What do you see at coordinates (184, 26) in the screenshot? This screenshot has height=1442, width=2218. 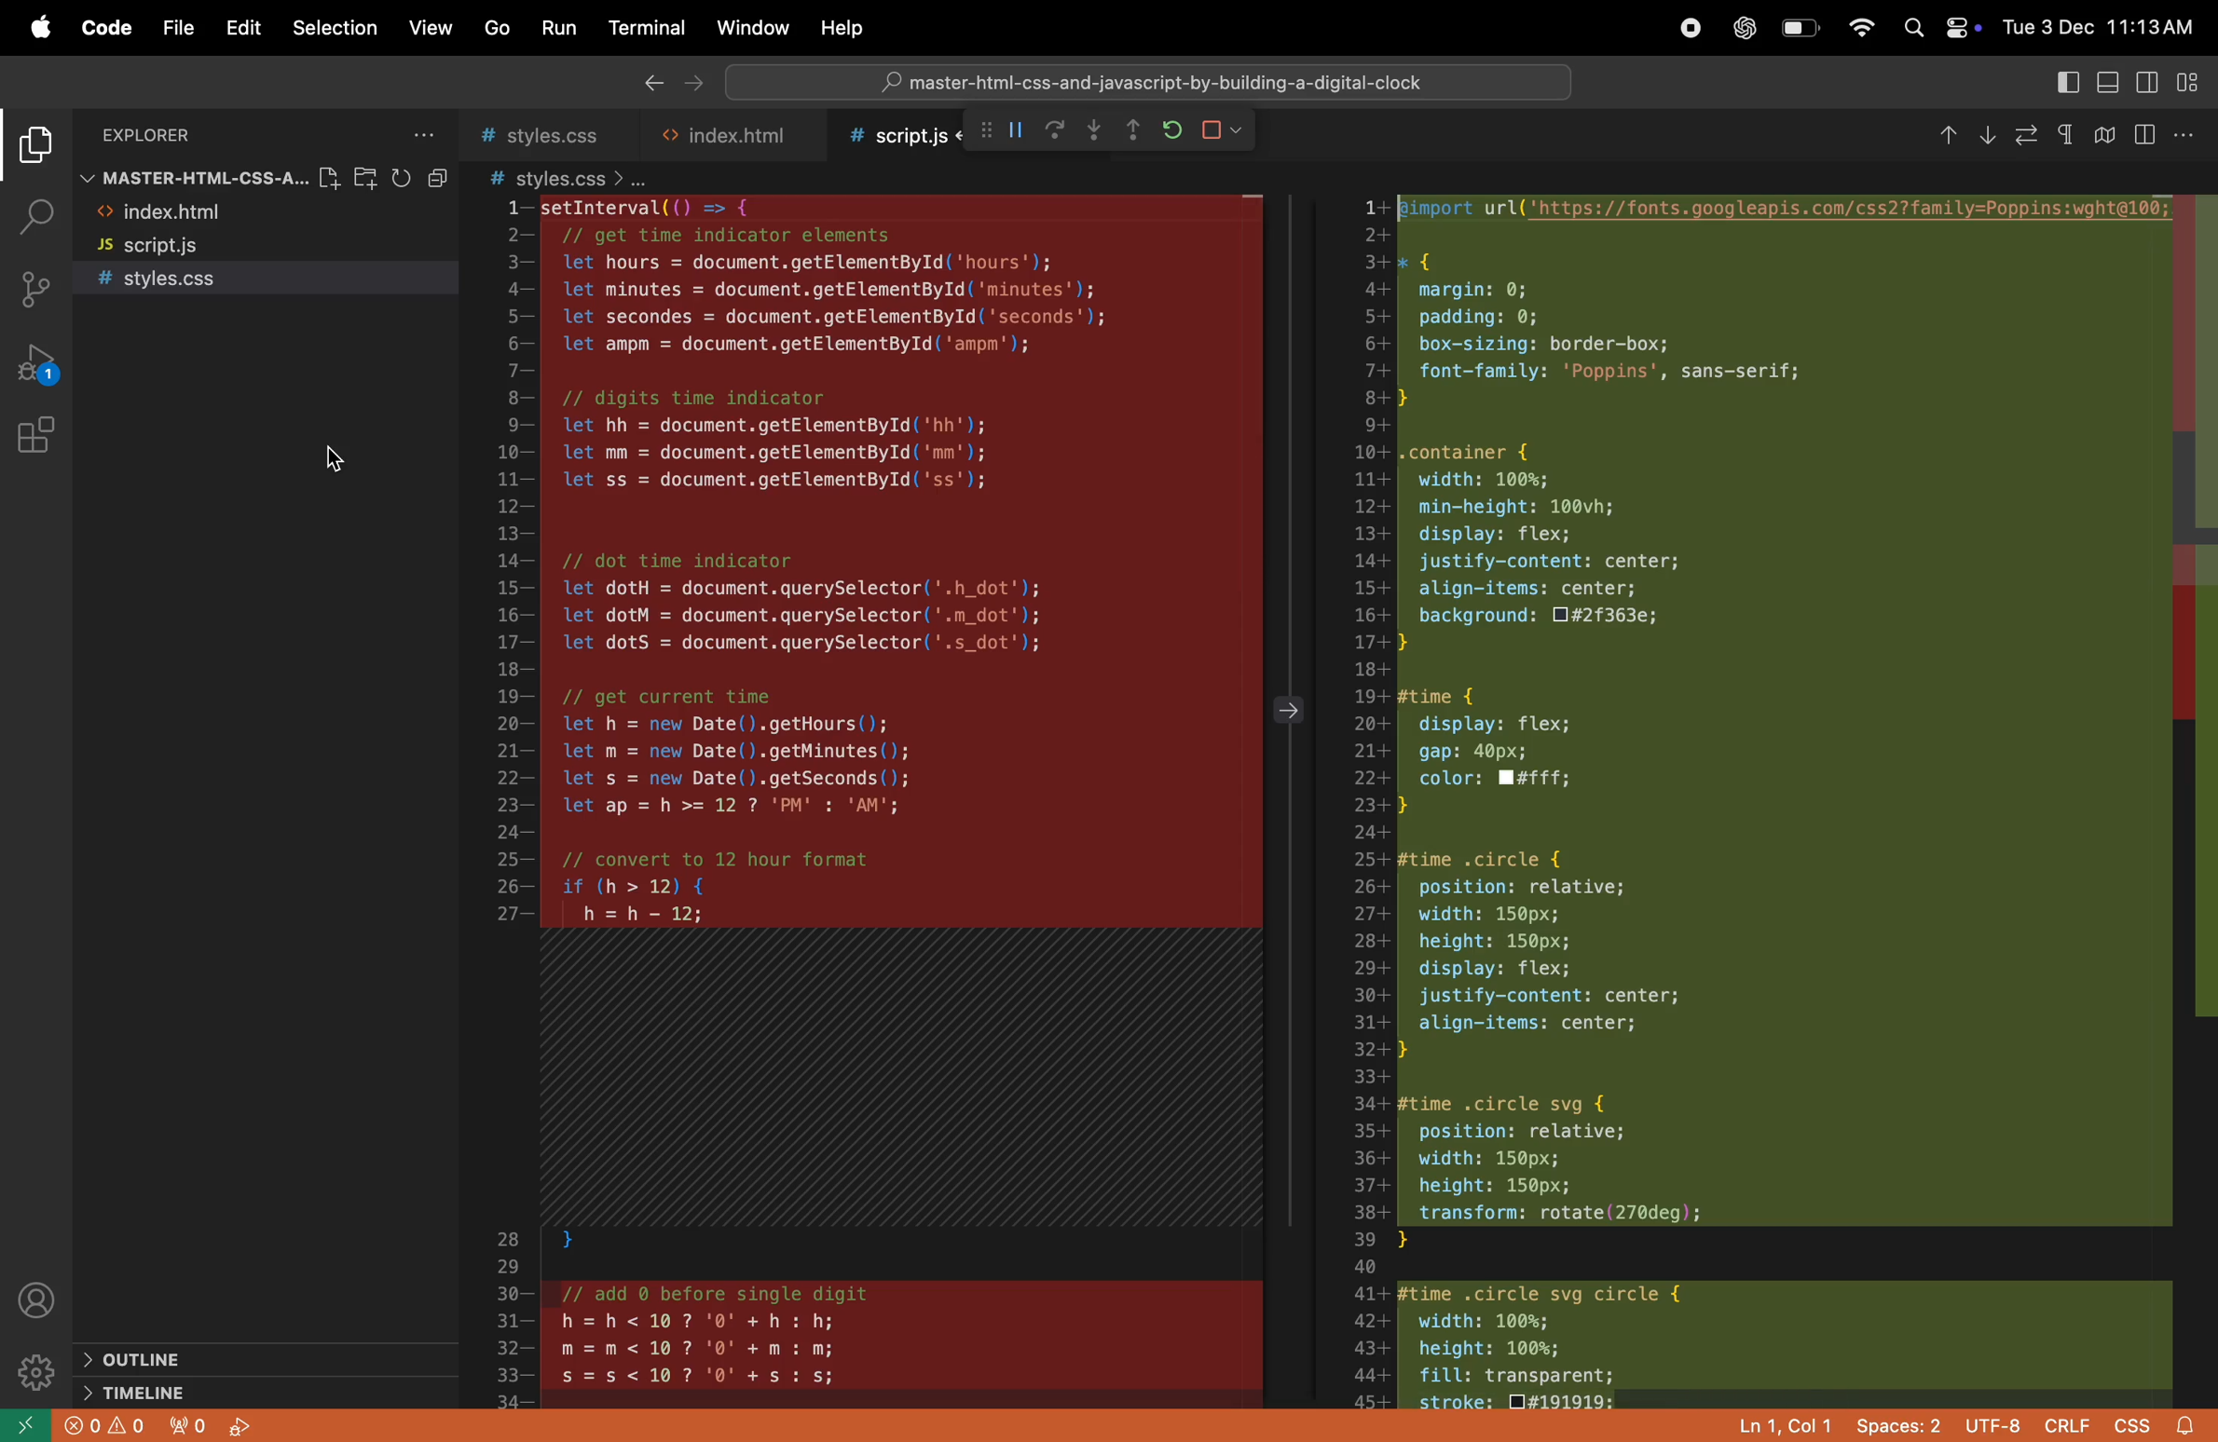 I see `file` at bounding box center [184, 26].